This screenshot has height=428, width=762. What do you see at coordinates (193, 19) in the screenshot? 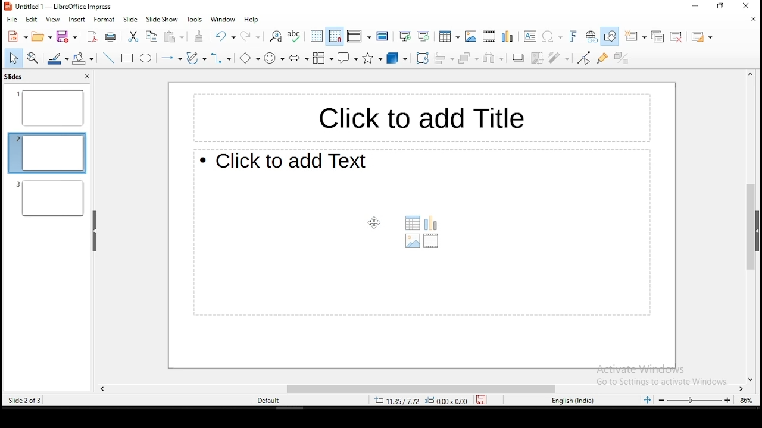
I see `tools` at bounding box center [193, 19].